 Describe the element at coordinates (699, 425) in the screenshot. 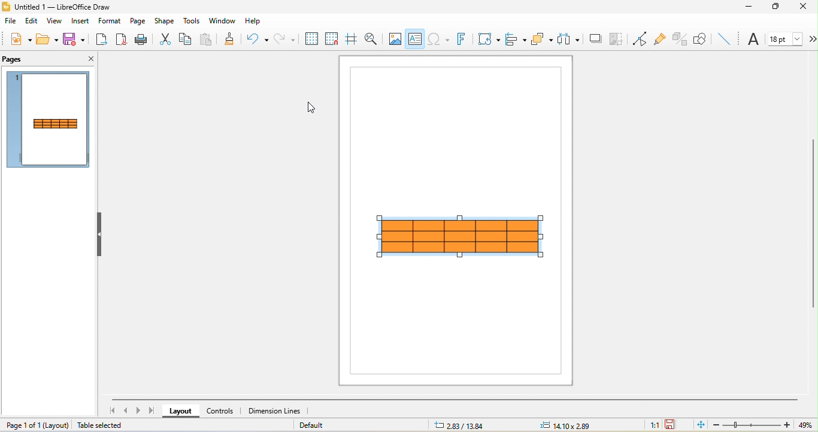

I see `fit page to current window` at that location.